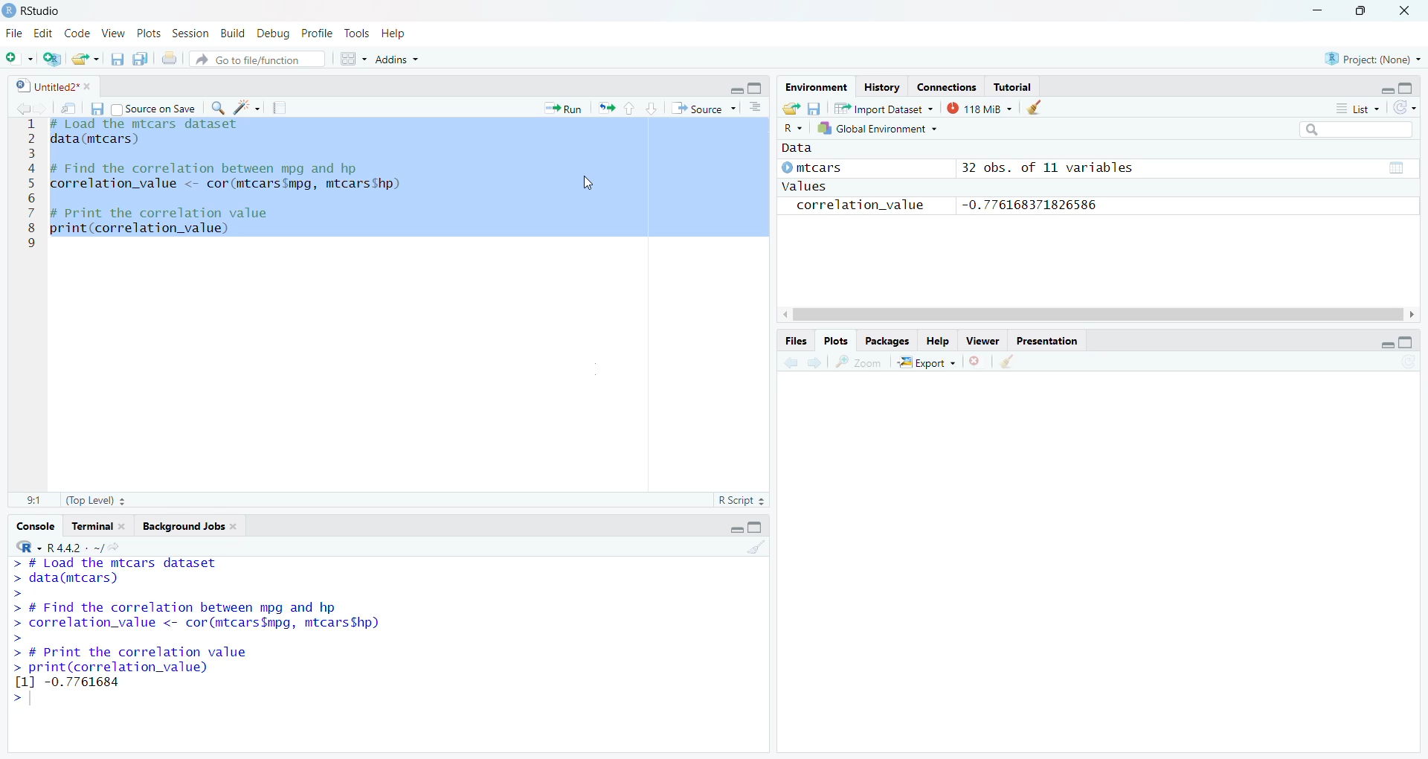  I want to click on Maximize/Restore, so click(1407, 344).